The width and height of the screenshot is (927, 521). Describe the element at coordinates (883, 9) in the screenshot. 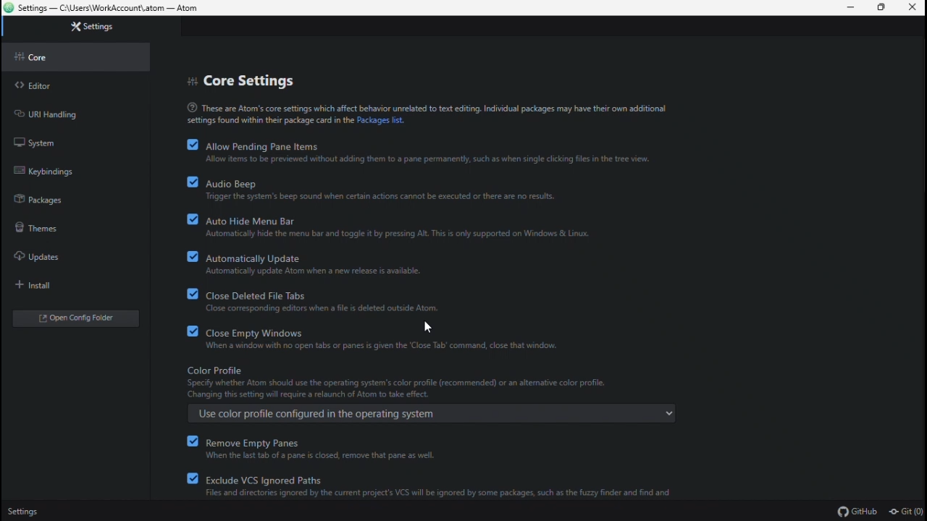

I see `Restore` at that location.